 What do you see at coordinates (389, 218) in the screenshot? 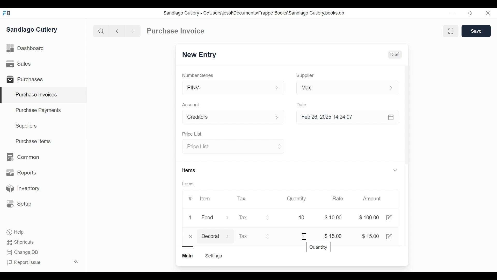
I see `Edit` at bounding box center [389, 218].